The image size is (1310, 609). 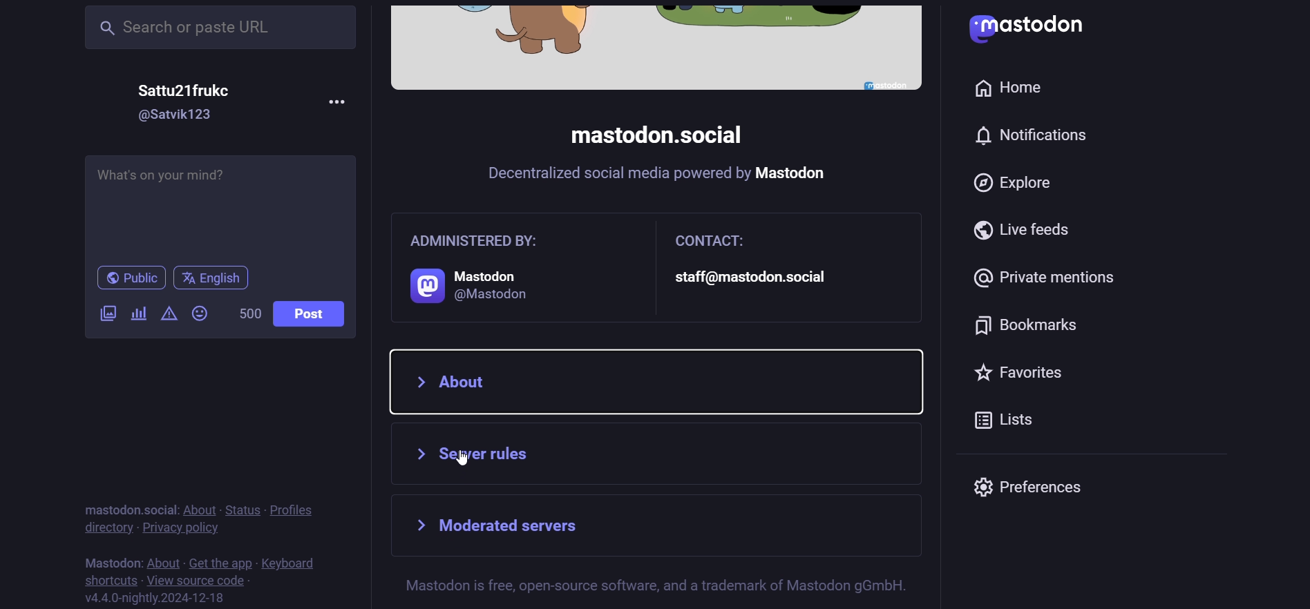 I want to click on name, so click(x=192, y=89).